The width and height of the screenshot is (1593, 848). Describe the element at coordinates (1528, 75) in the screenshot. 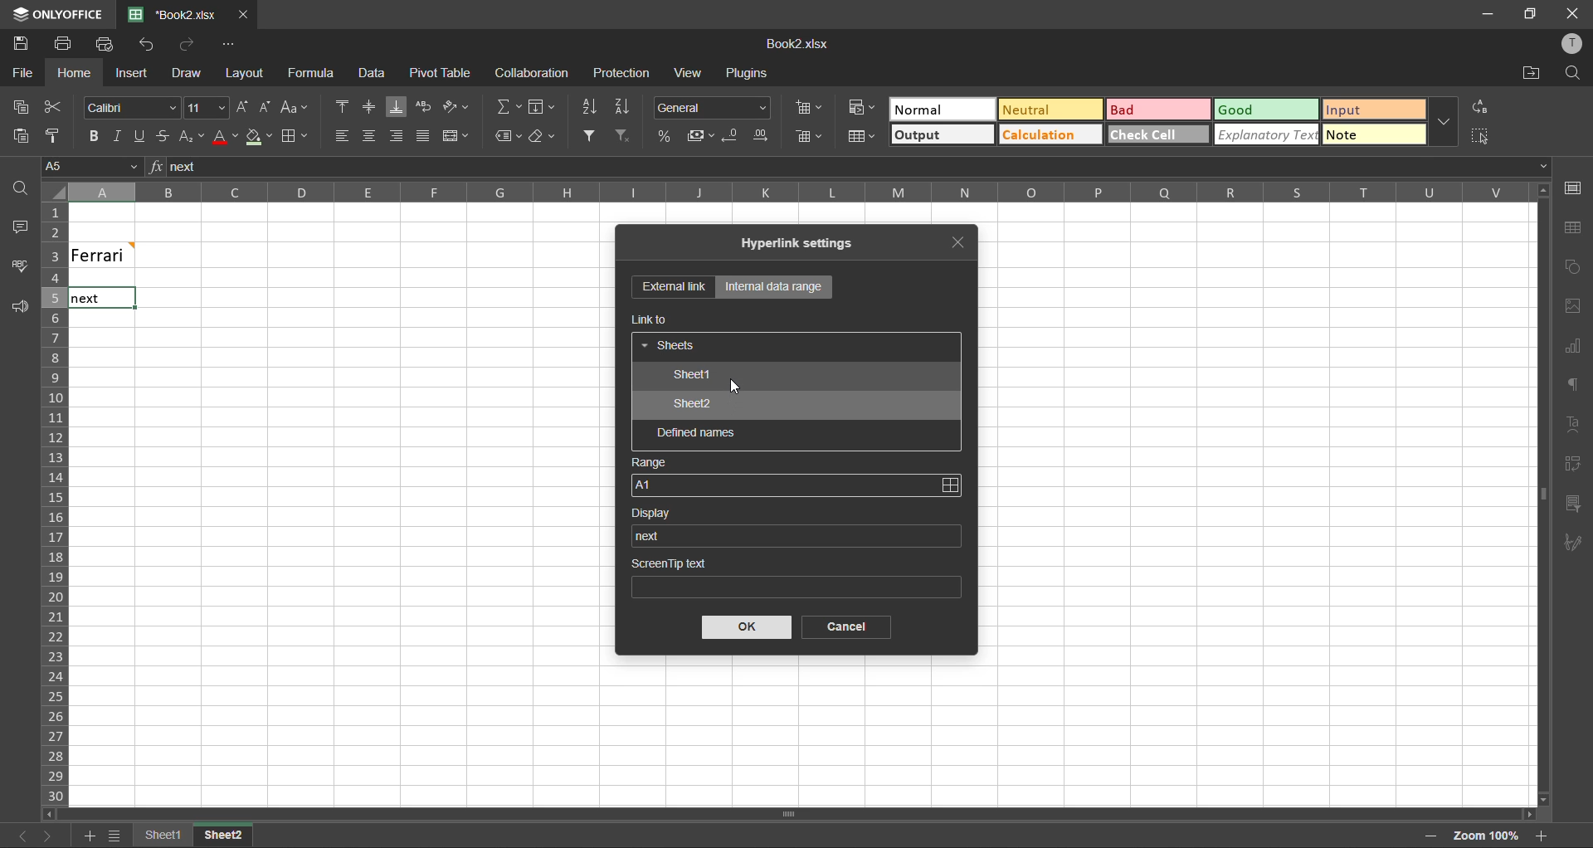

I see `open location` at that location.